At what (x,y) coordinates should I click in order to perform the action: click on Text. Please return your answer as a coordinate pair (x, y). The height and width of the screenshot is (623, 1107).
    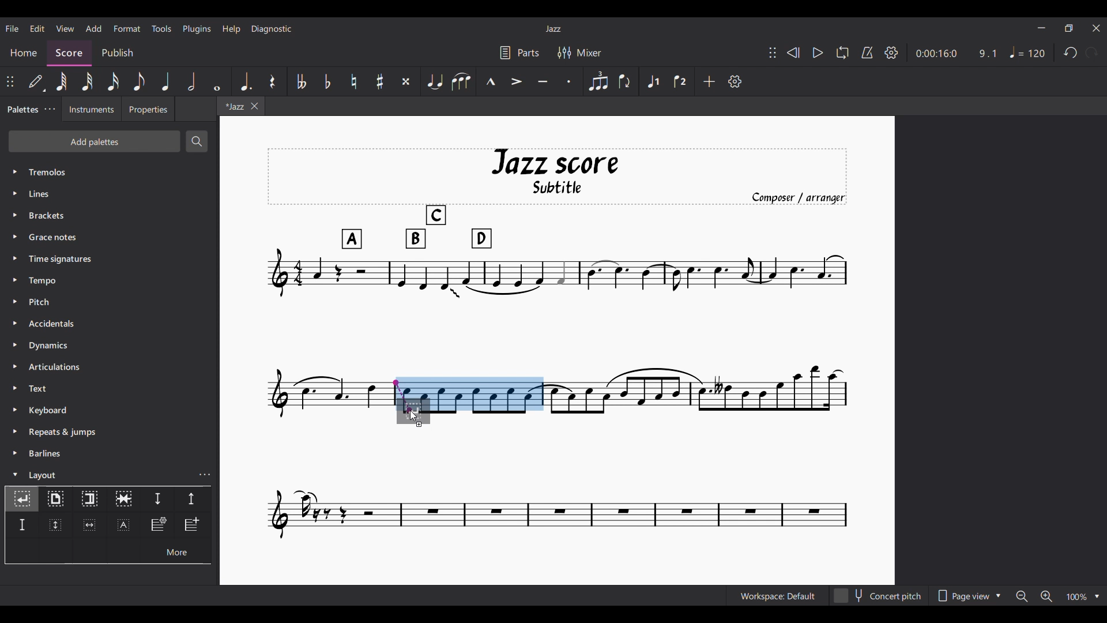
    Looking at the image, I should click on (110, 388).